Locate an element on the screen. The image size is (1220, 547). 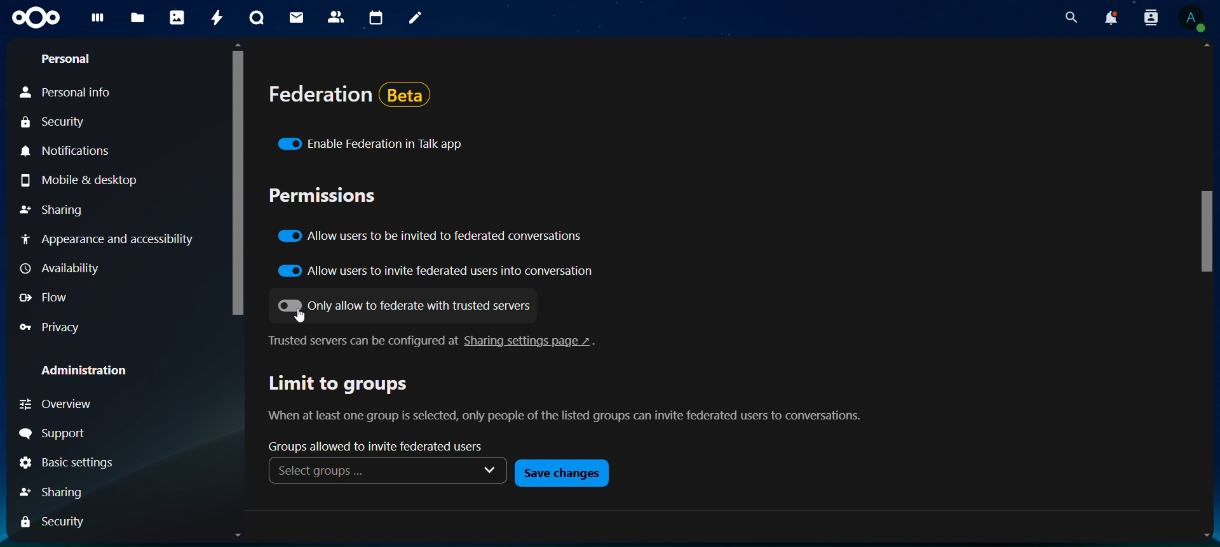
dashboard is located at coordinates (102, 23).